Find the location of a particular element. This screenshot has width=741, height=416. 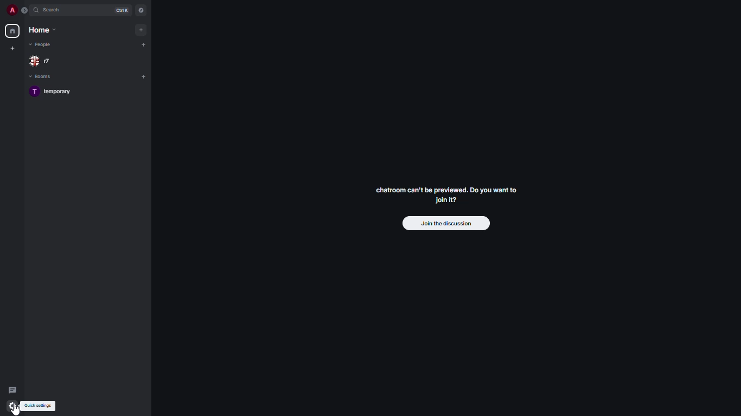

quick settings is located at coordinates (39, 406).